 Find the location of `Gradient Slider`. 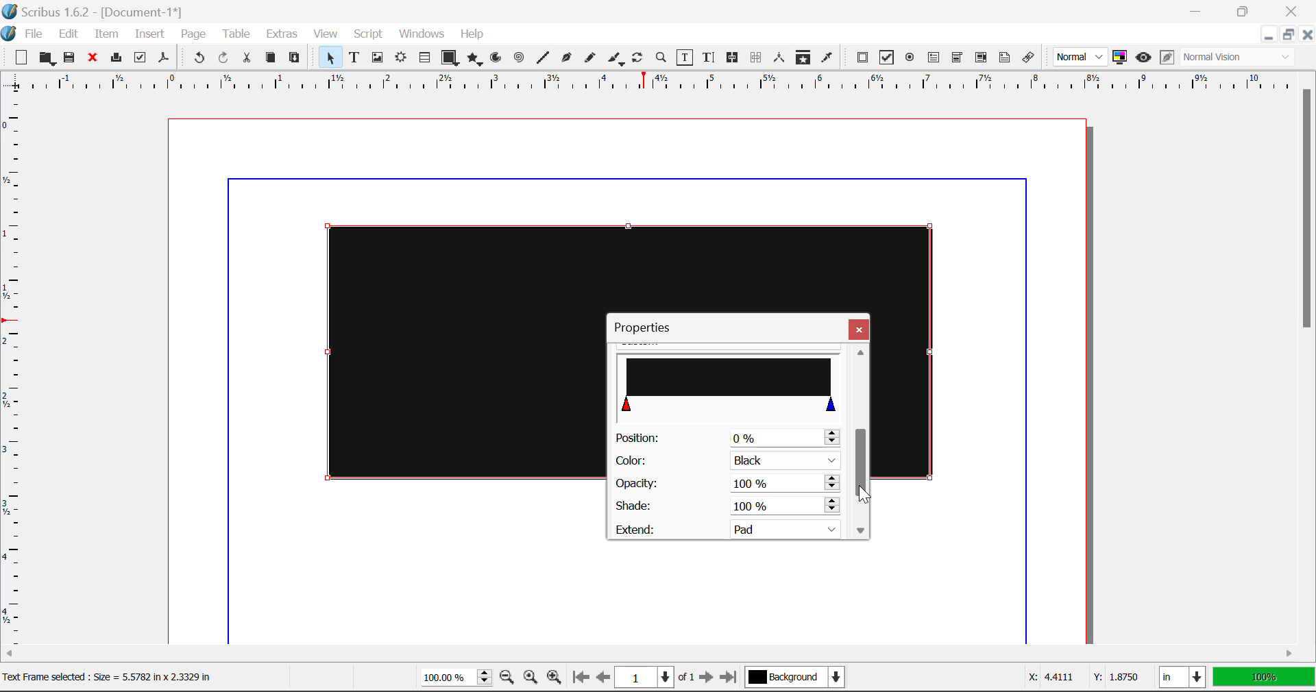

Gradient Slider is located at coordinates (731, 383).